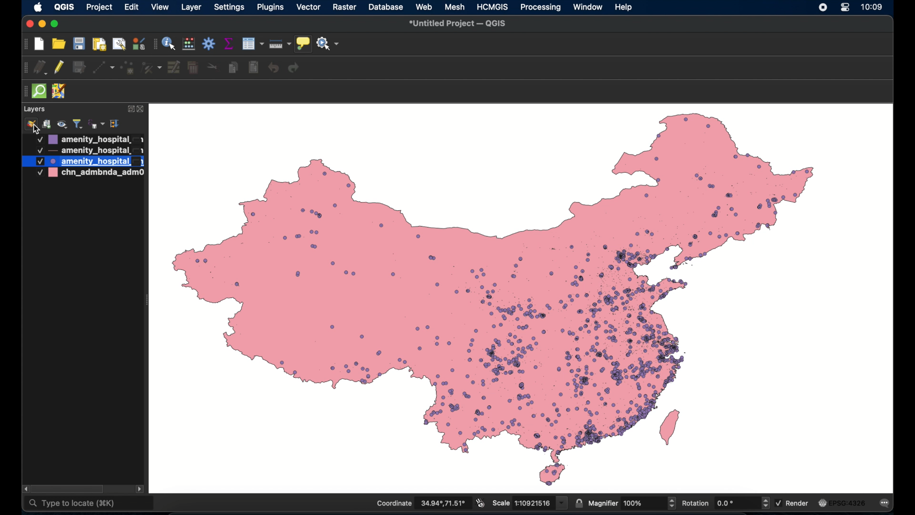 The width and height of the screenshot is (915, 515). Describe the element at coordinates (303, 43) in the screenshot. I see `show map tips` at that location.